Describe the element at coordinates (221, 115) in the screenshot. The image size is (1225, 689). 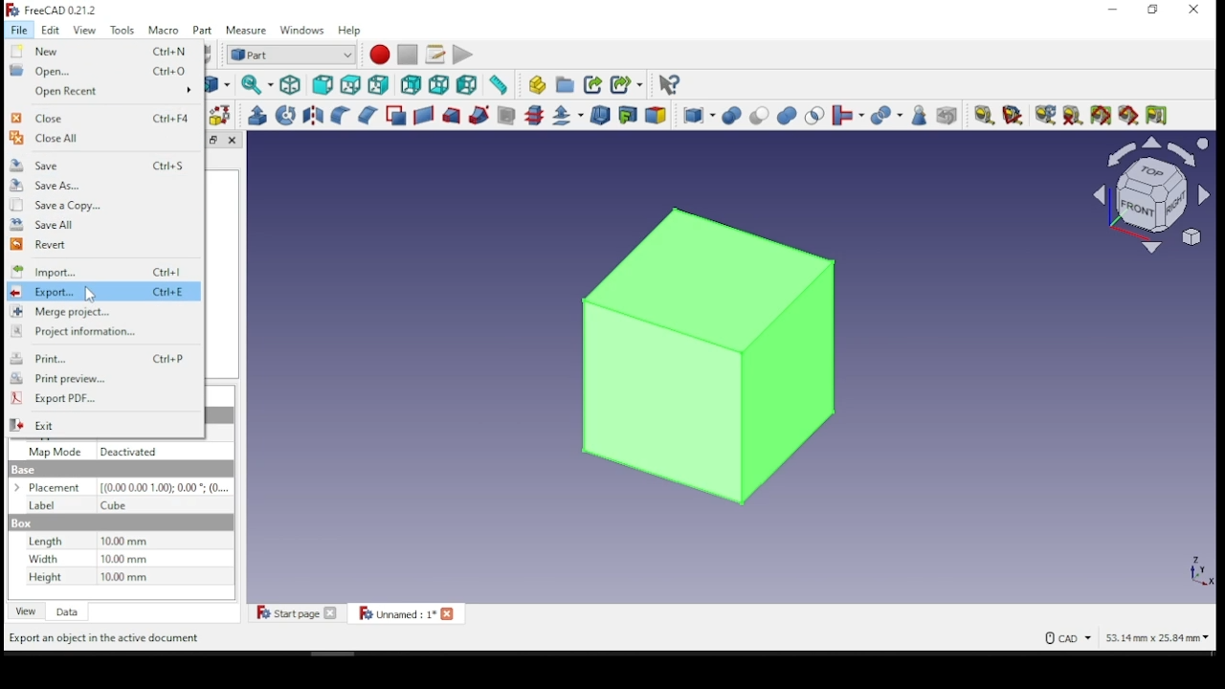
I see `shape builder` at that location.